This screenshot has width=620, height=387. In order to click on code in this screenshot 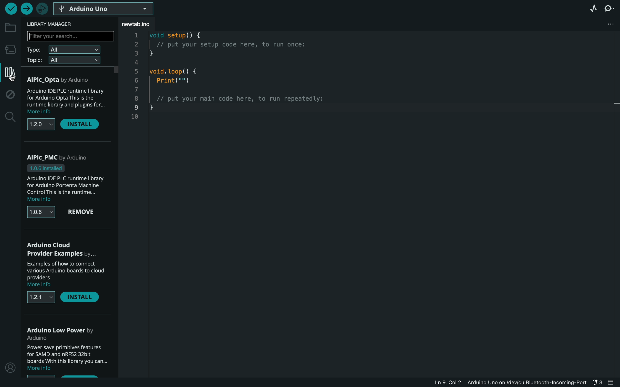, I will do `click(230, 84)`.